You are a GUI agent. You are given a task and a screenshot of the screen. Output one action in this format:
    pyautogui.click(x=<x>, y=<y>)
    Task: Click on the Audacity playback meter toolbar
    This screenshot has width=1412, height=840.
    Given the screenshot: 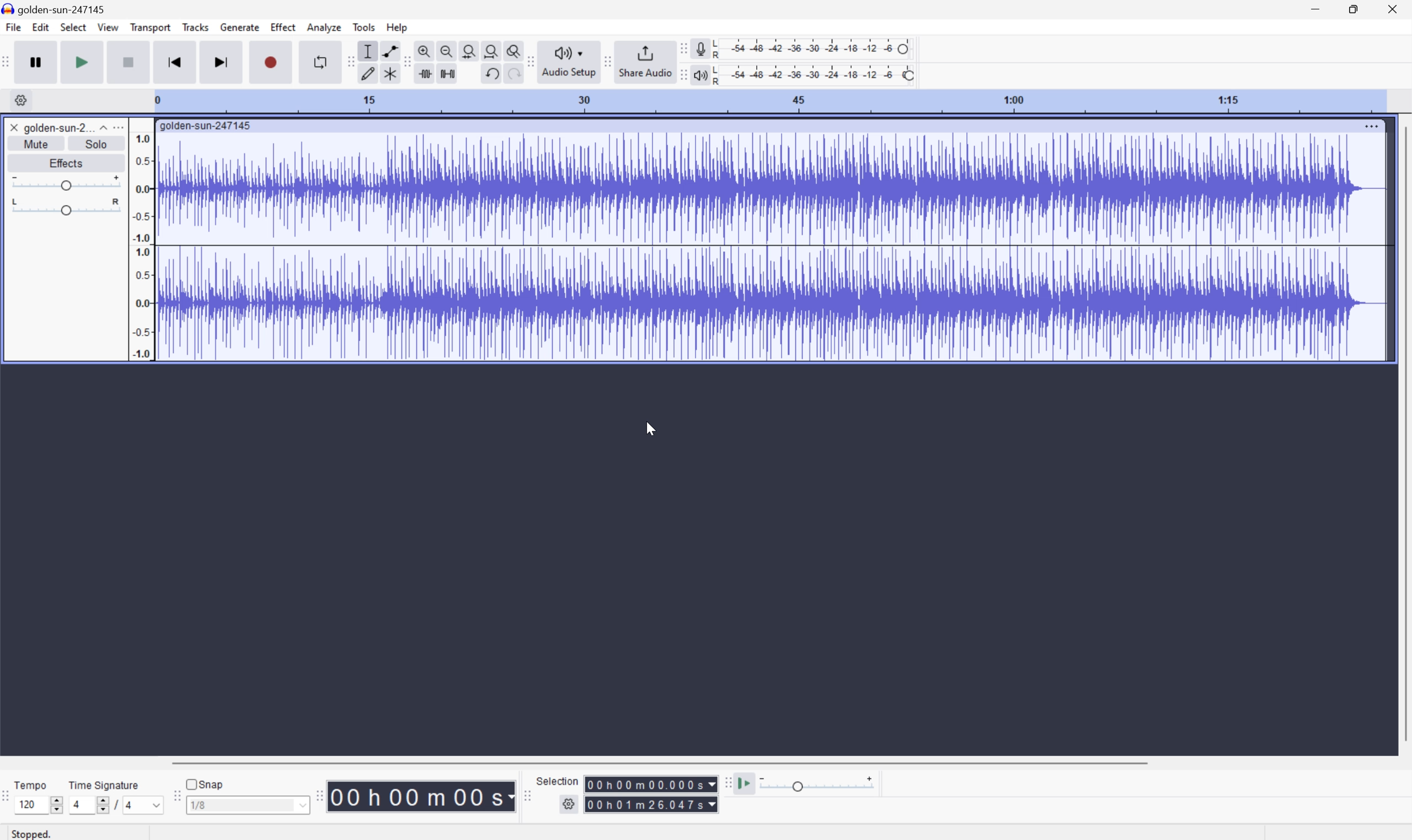 What is the action you would take?
    pyautogui.click(x=681, y=76)
    